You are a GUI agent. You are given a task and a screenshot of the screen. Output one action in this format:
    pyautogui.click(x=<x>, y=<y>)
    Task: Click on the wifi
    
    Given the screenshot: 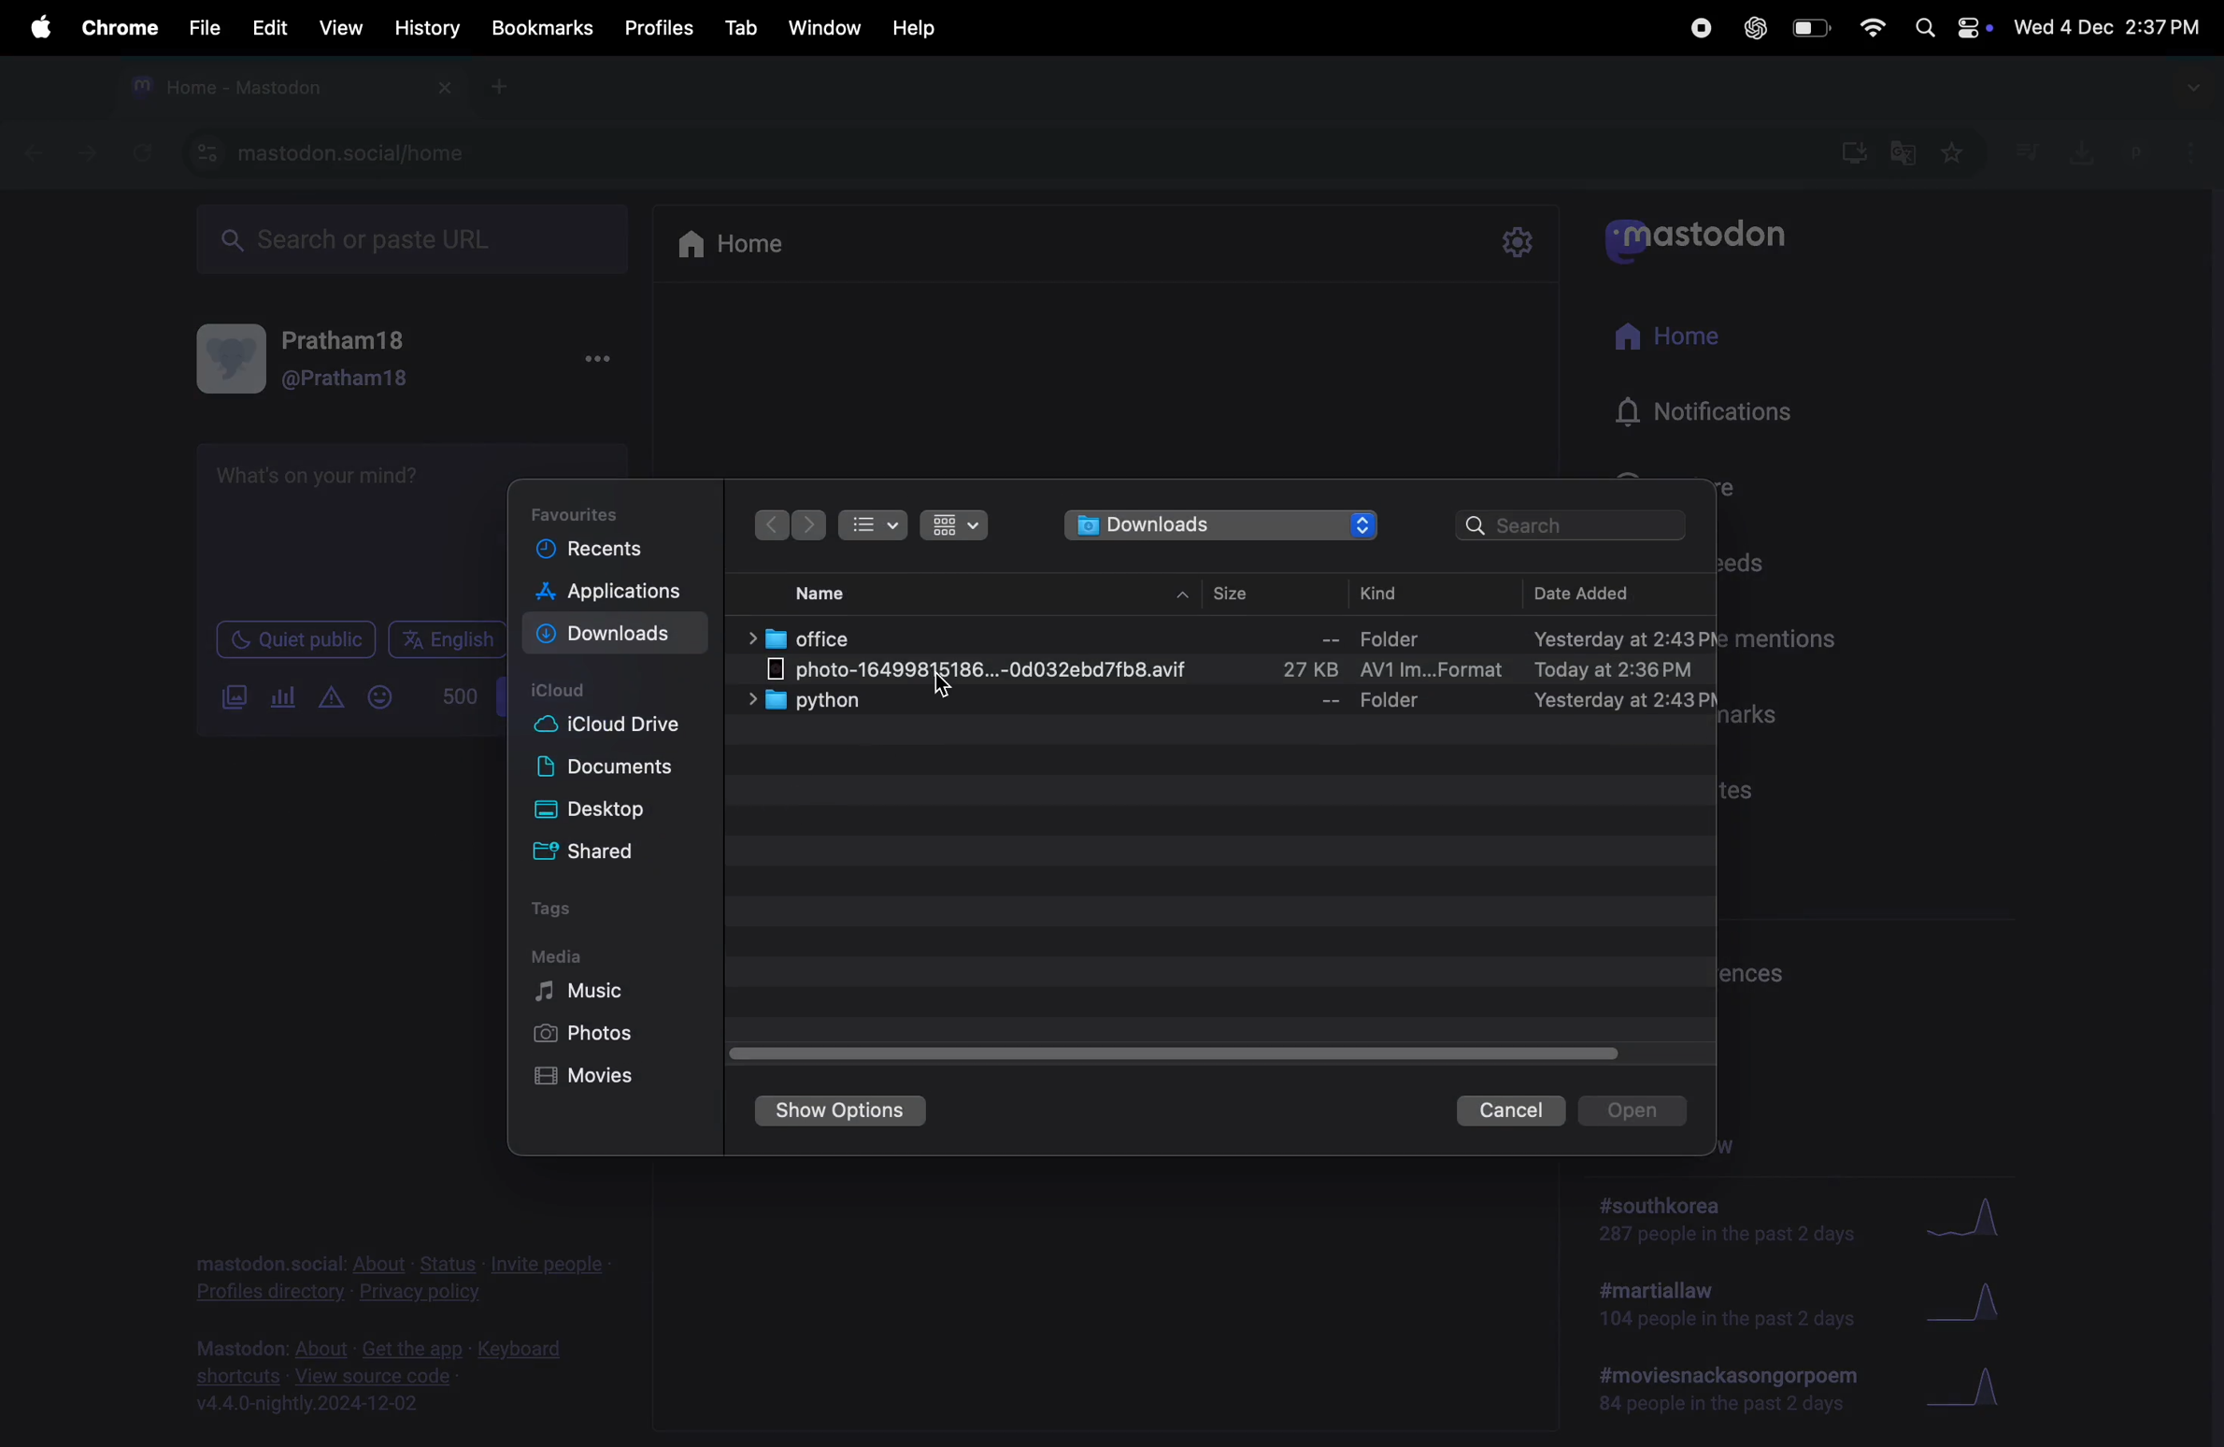 What is the action you would take?
    pyautogui.click(x=1869, y=28)
    